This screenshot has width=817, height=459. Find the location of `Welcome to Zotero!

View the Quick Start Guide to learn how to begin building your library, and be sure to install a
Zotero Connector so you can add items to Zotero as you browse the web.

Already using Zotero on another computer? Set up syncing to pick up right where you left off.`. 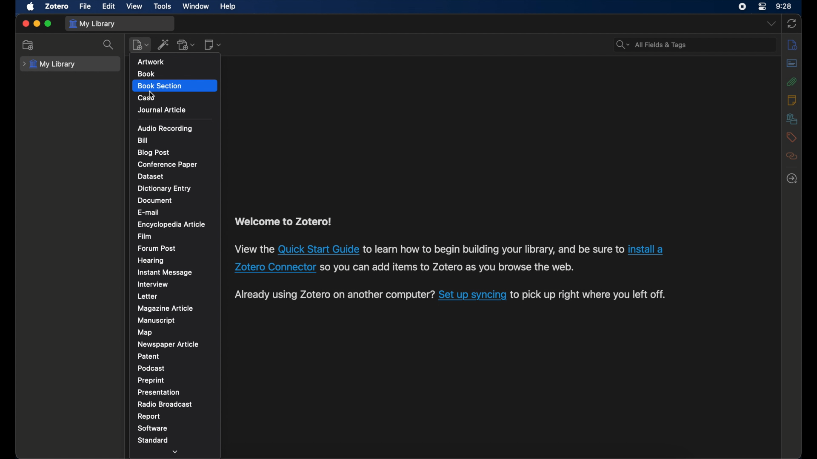

Welcome to Zotero!

View the Quick Start Guide to learn how to begin building your library, and be sure to install a
Zotero Connector so you can add items to Zotero as you browse the web.

Already using Zotero on another computer? Set up syncing to pick up right where you left off. is located at coordinates (459, 260).